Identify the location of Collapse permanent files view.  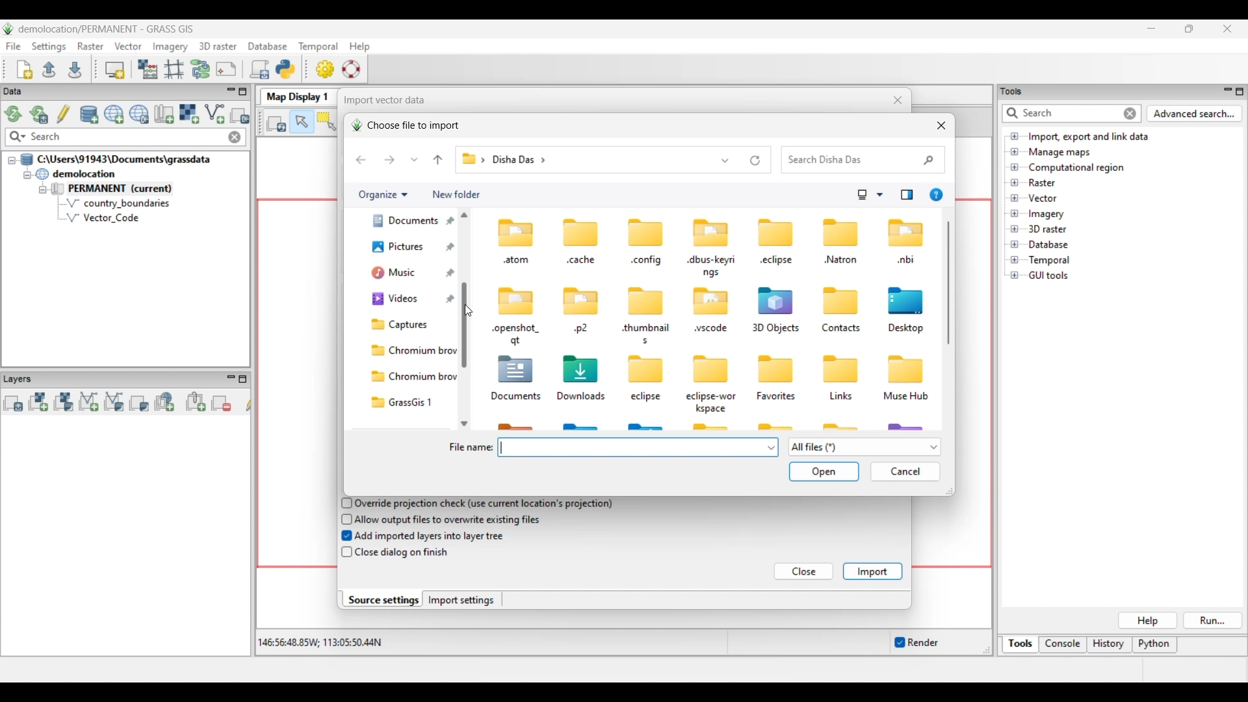
(43, 190).